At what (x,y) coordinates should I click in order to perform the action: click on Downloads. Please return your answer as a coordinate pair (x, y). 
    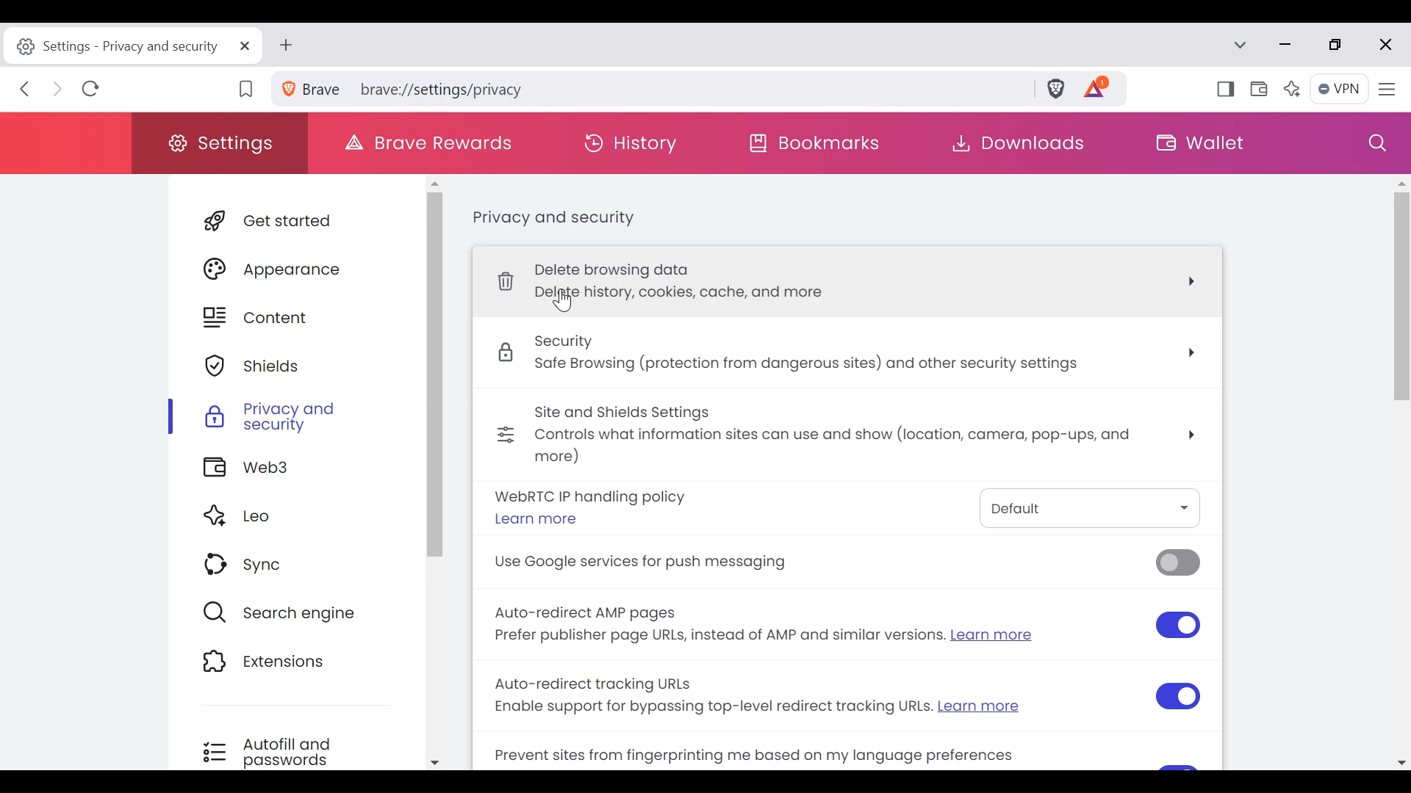
    Looking at the image, I should click on (1015, 143).